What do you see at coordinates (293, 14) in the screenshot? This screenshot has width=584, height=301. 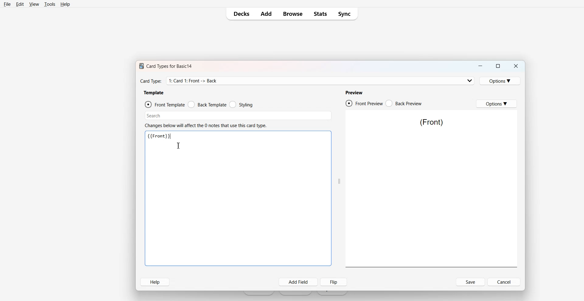 I see `Browse` at bounding box center [293, 14].